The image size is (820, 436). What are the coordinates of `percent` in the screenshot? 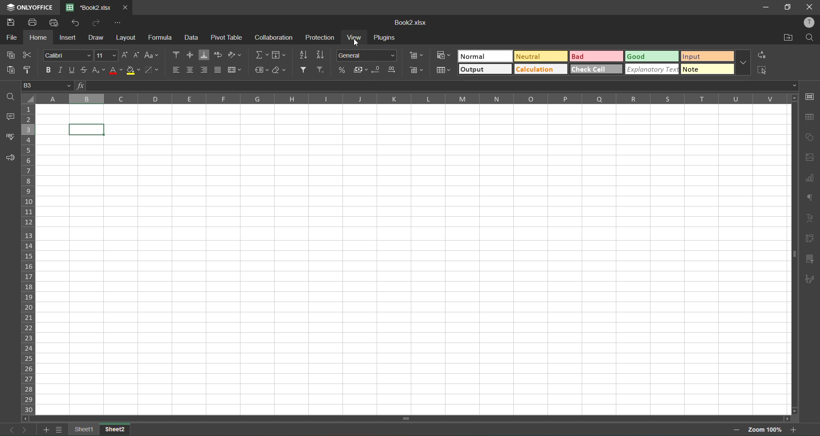 It's located at (344, 70).